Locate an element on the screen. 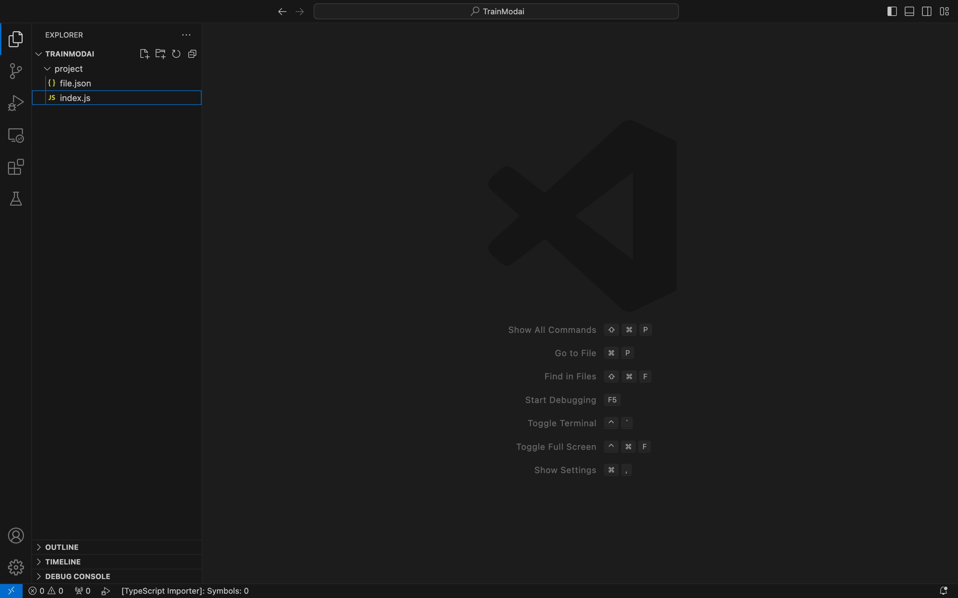 Image resolution: width=958 pixels, height=598 pixels. Project is located at coordinates (110, 69).